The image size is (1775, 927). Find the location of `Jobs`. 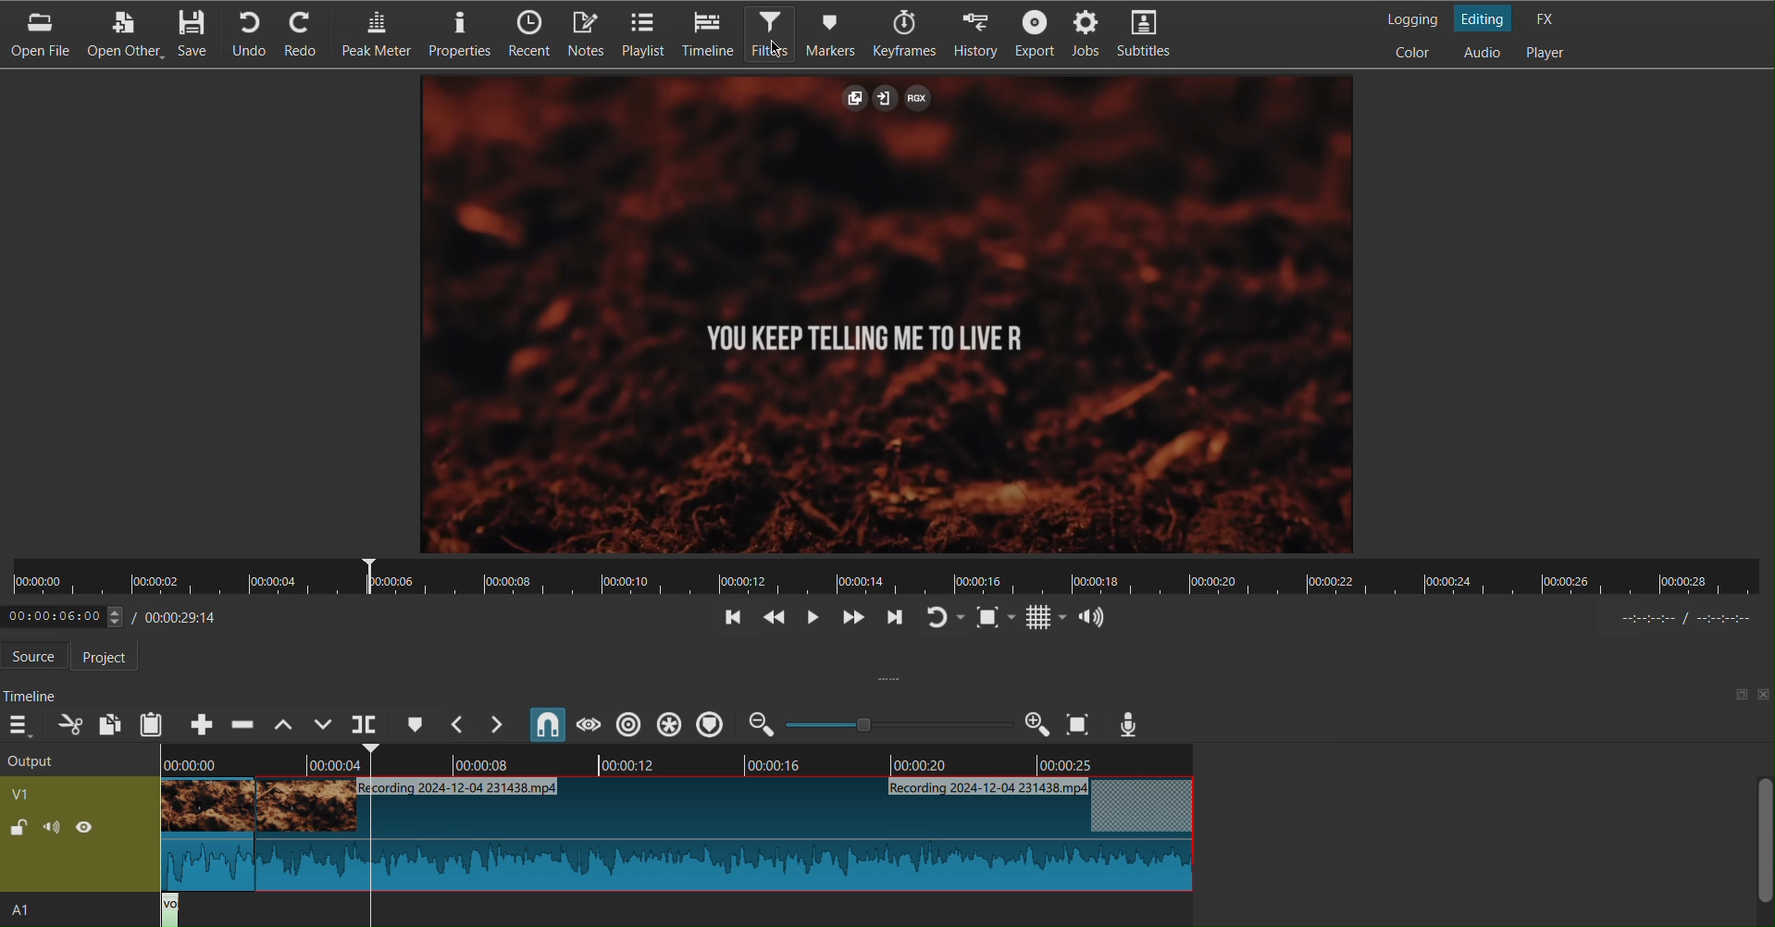

Jobs is located at coordinates (1088, 35).